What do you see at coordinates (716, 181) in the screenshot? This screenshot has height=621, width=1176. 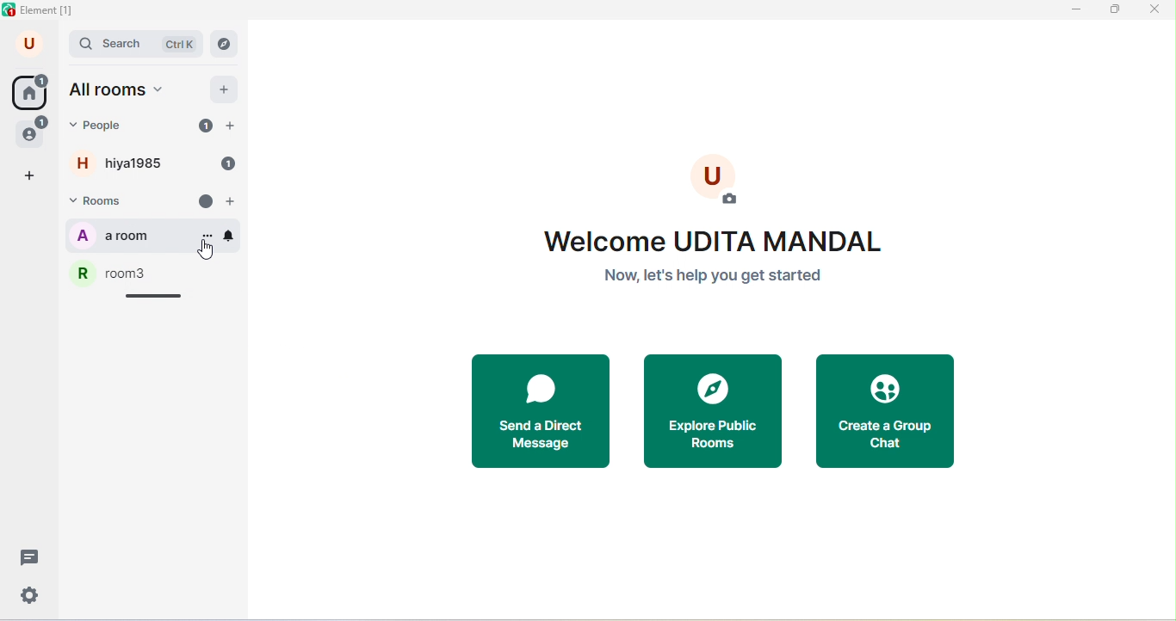 I see `add photo` at bounding box center [716, 181].